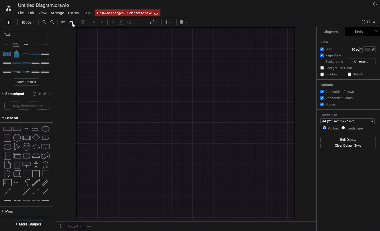 The width and height of the screenshot is (380, 231). Describe the element at coordinates (27, 164) in the screenshot. I see `Shapes` at that location.